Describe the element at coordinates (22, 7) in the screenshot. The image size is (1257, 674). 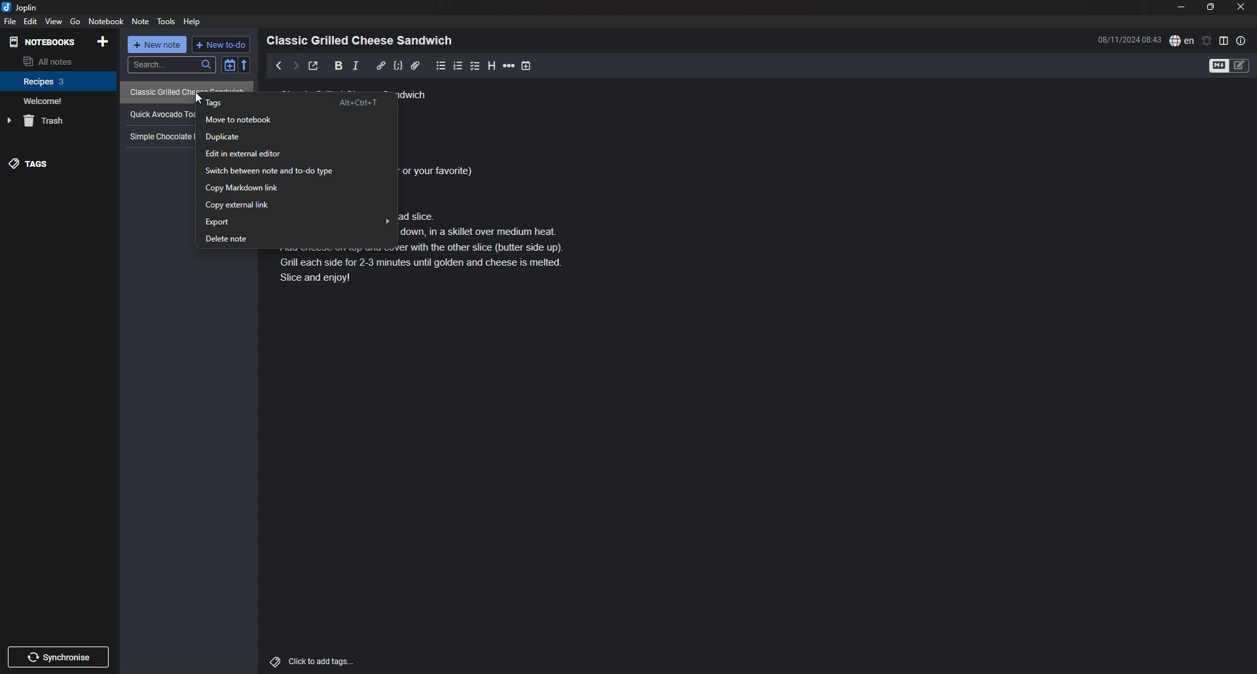
I see `joplin` at that location.